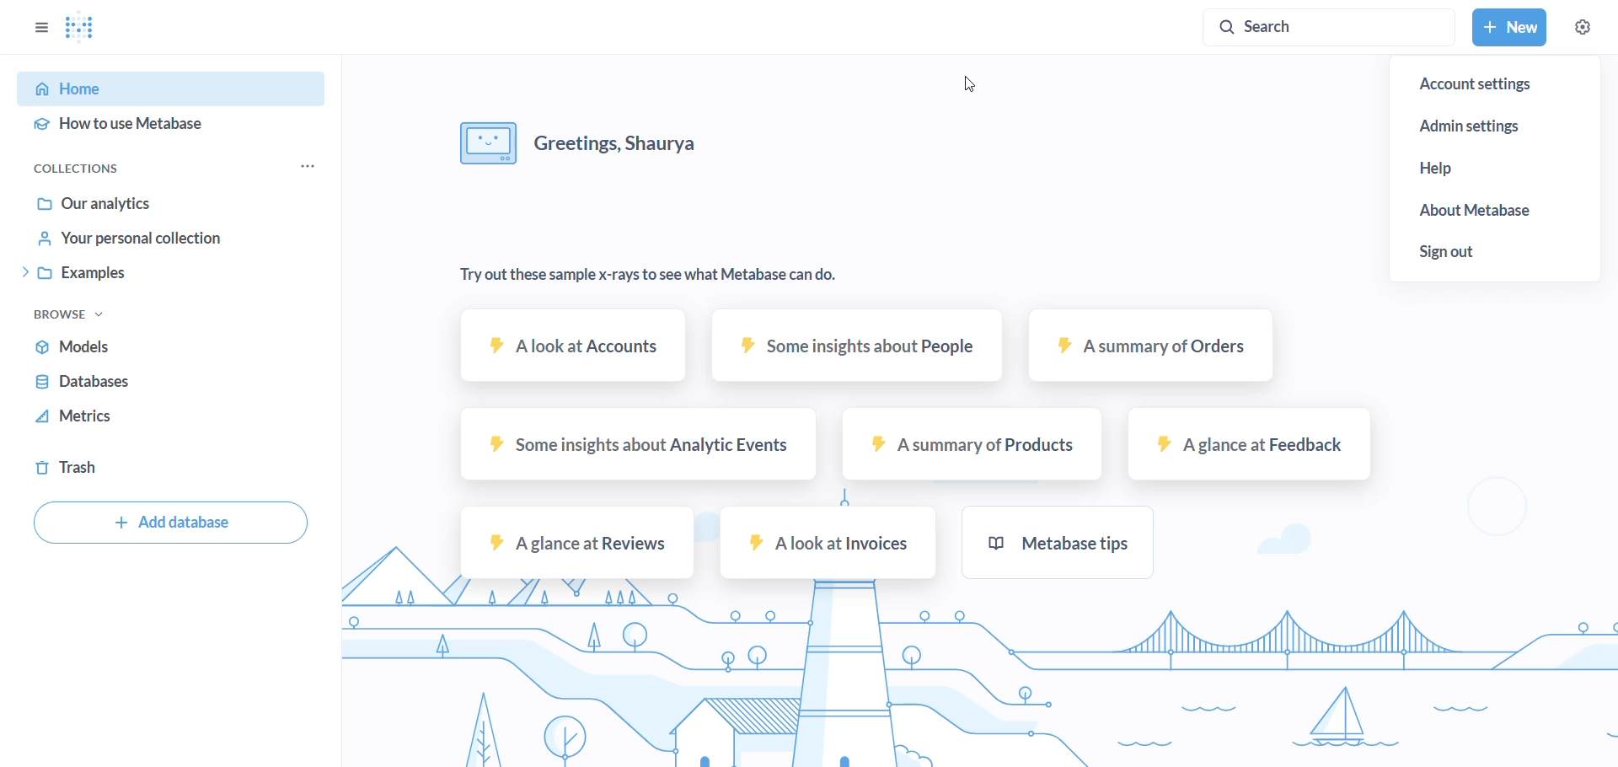 Image resolution: width=1618 pixels, height=767 pixels. What do you see at coordinates (136, 240) in the screenshot?
I see `your personal collection` at bounding box center [136, 240].